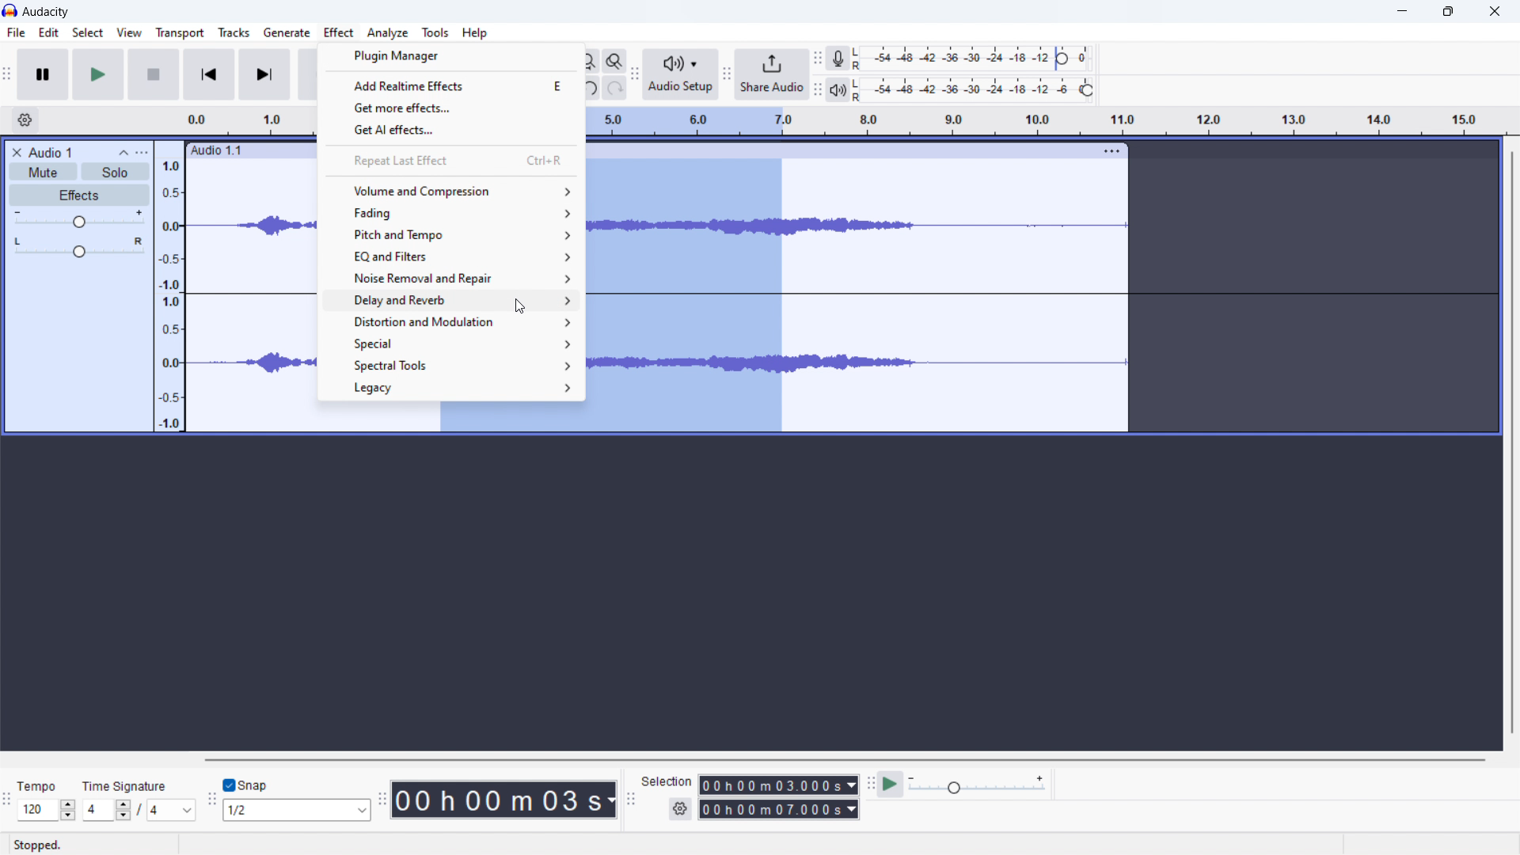 The image size is (1520, 855). I want to click on audacity transport window, so click(7, 73).